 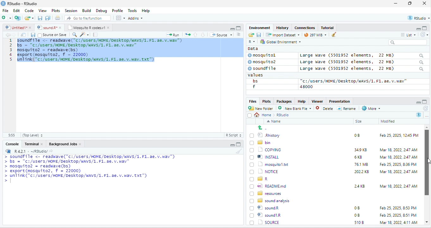 What do you see at coordinates (117, 11) in the screenshot?
I see `Profile` at bounding box center [117, 11].